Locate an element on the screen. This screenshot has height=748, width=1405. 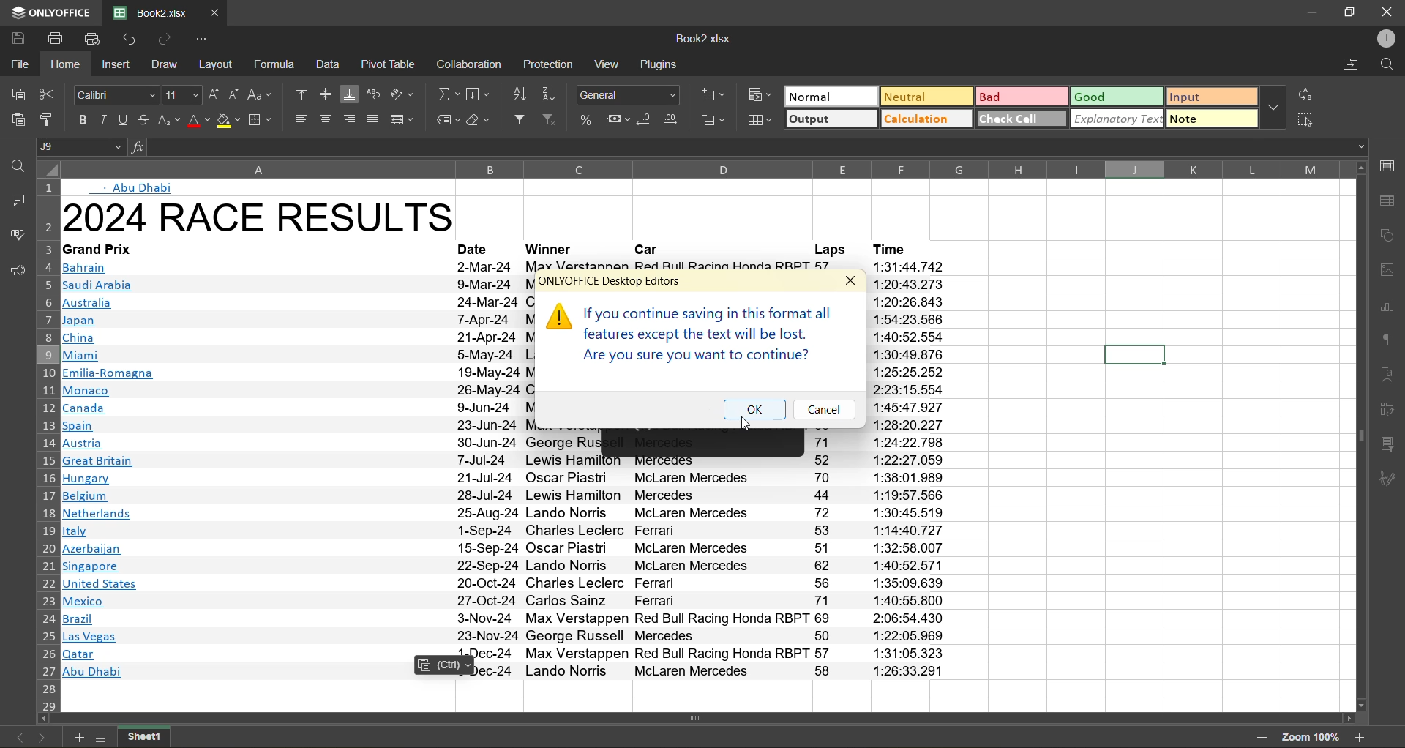
align middle is located at coordinates (324, 93).